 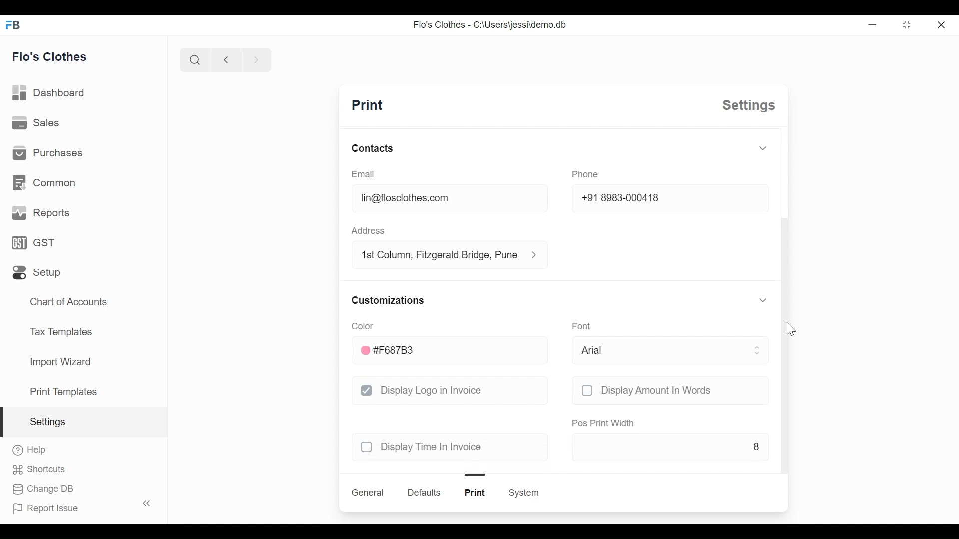 What do you see at coordinates (44, 183) in the screenshot?
I see `common` at bounding box center [44, 183].